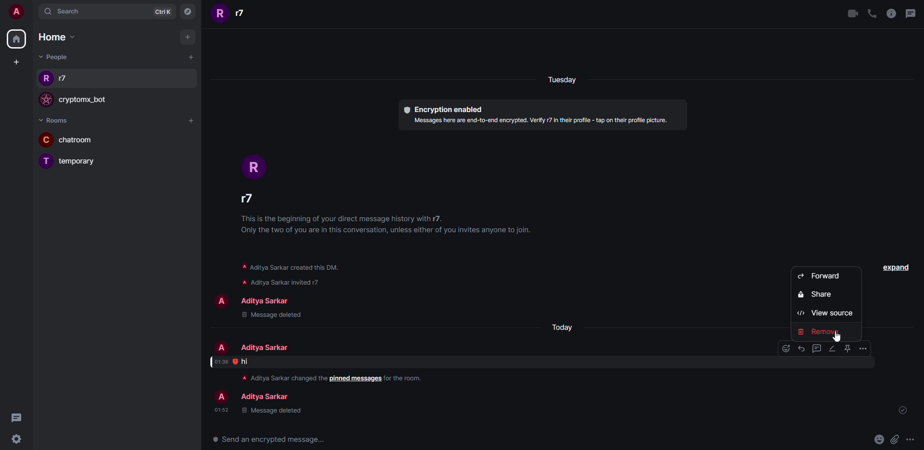 Image resolution: width=924 pixels, height=450 pixels. What do you see at coordinates (912, 13) in the screenshot?
I see `threads` at bounding box center [912, 13].